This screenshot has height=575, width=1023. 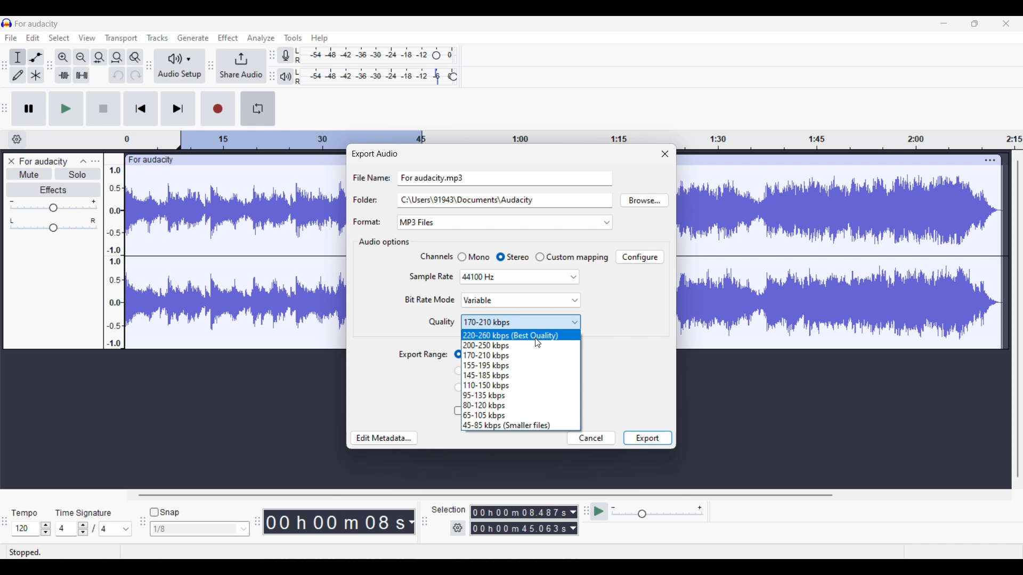 What do you see at coordinates (453, 408) in the screenshot?
I see `Toggle for trimming blank space ` at bounding box center [453, 408].